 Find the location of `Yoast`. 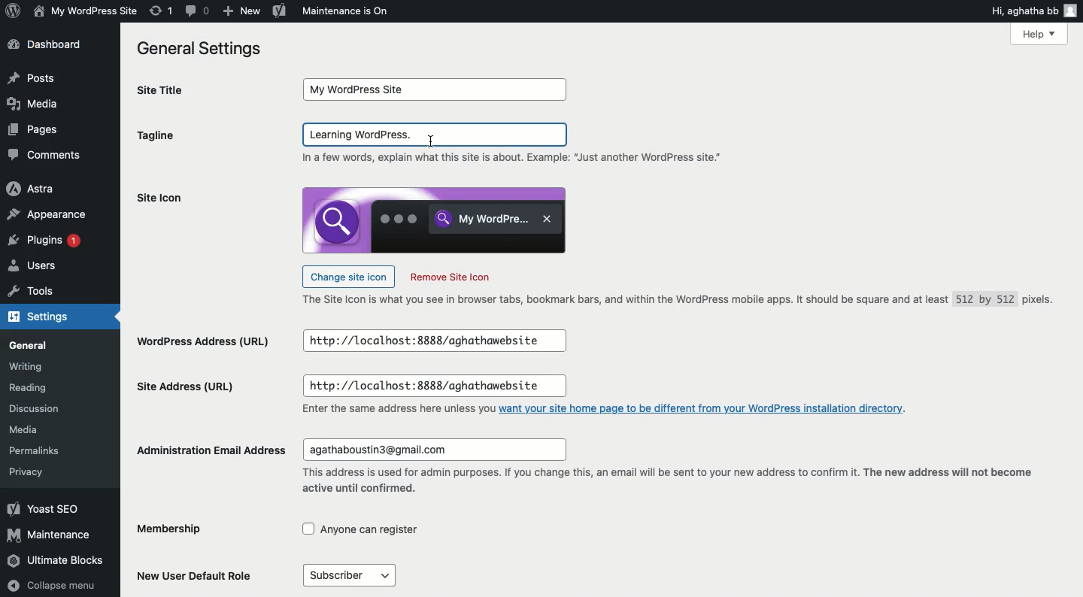

Yoast is located at coordinates (280, 10).